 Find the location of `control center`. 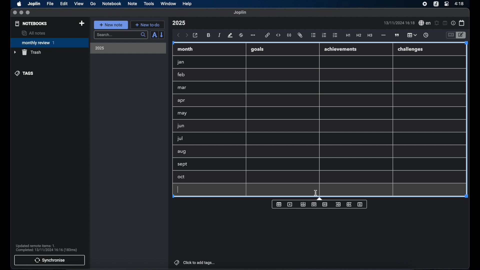

control center is located at coordinates (446, 3).